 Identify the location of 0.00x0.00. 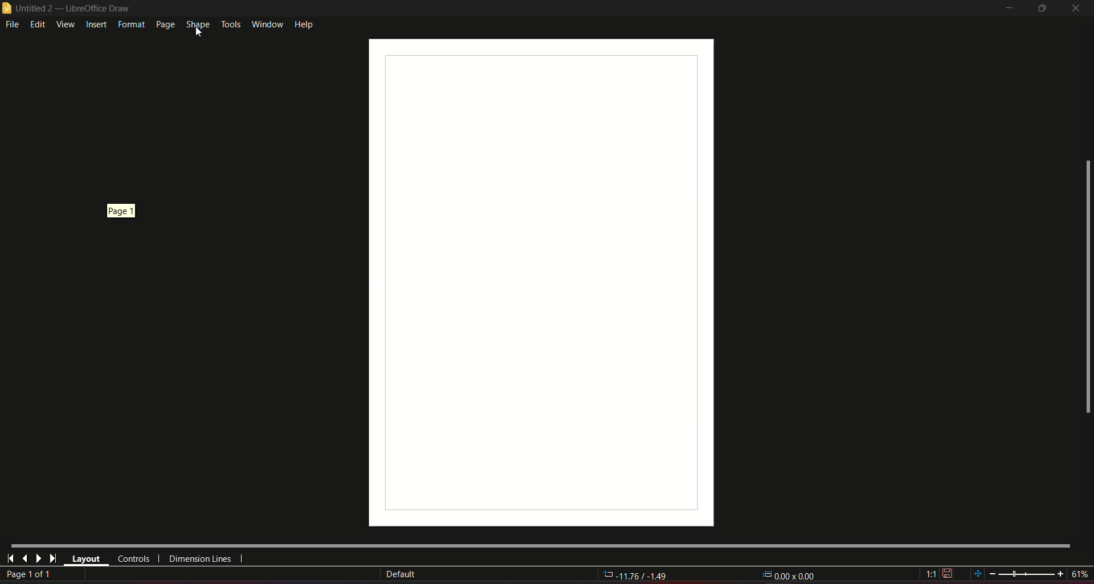
(790, 574).